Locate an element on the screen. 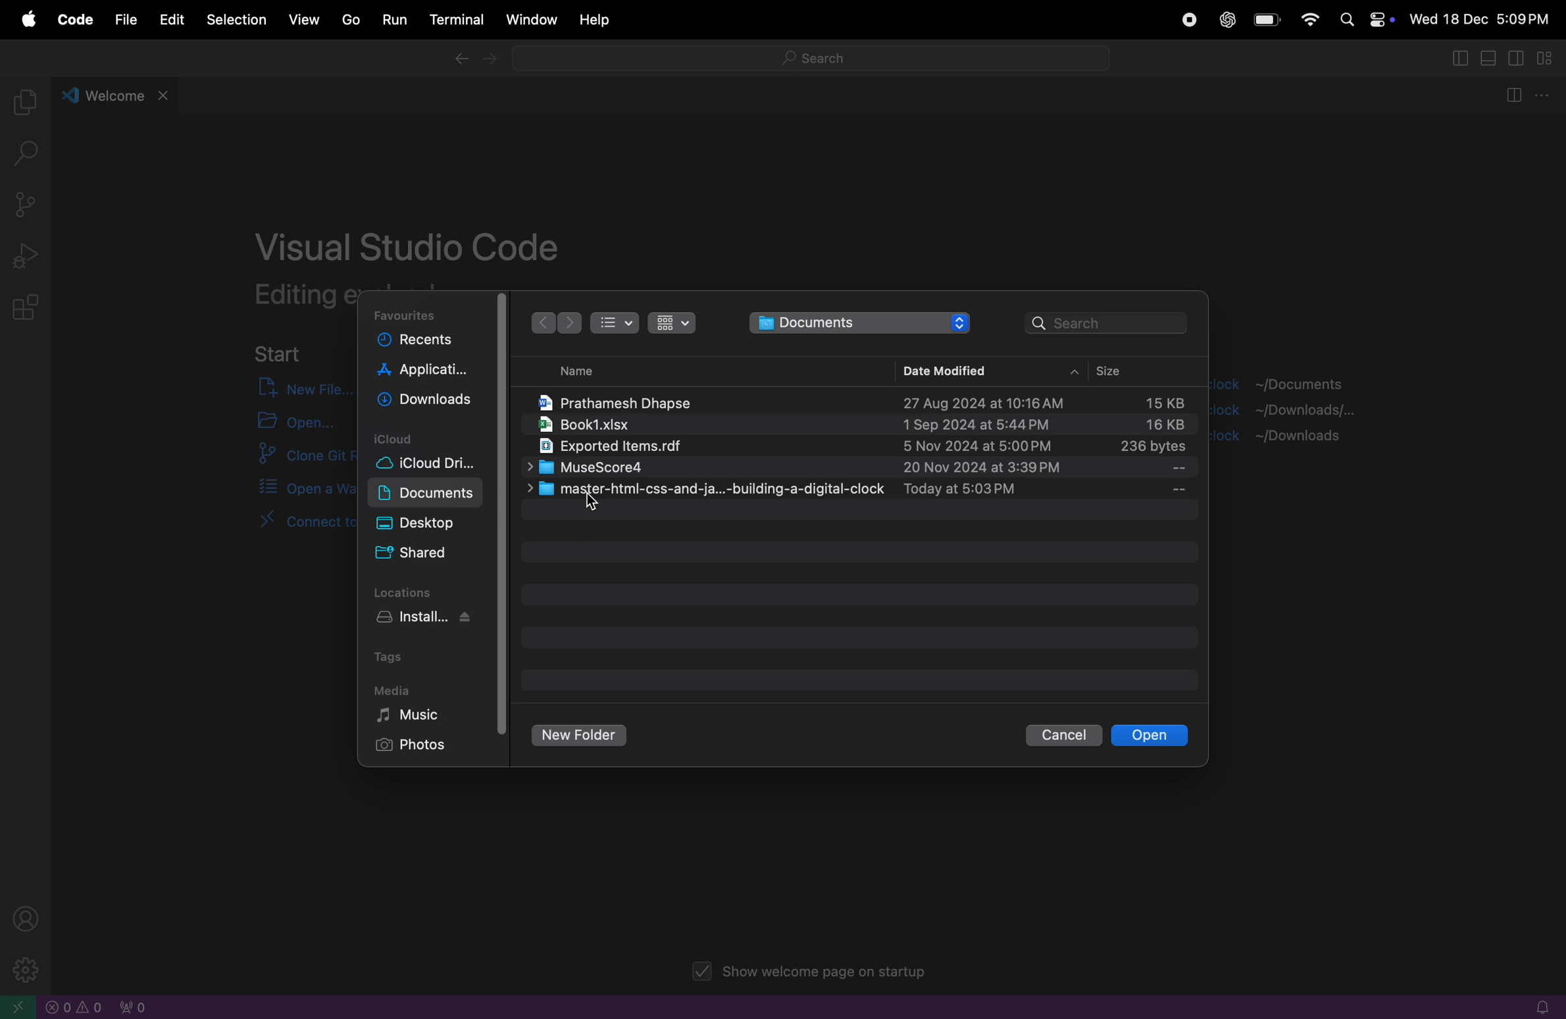  media is located at coordinates (392, 689).